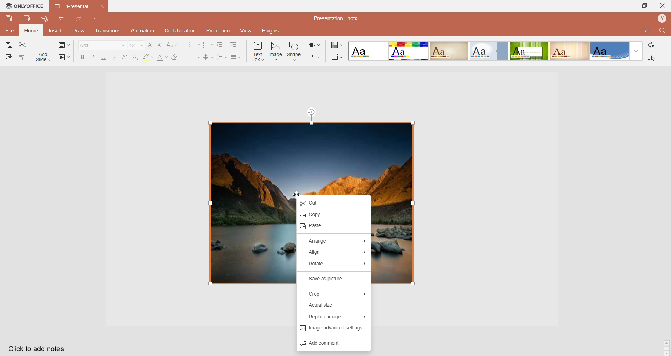 The width and height of the screenshot is (671, 356). What do you see at coordinates (8, 6) in the screenshot?
I see `onlyoffice logo` at bounding box center [8, 6].